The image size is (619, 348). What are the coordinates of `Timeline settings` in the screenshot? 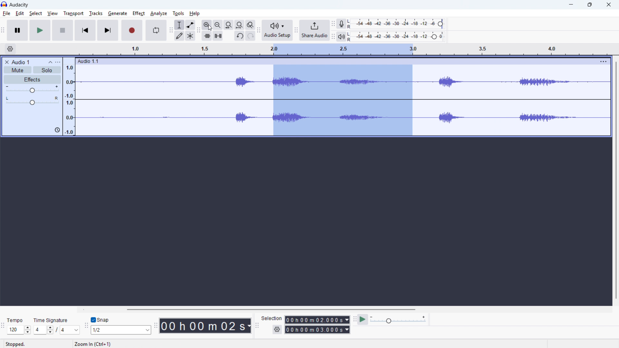 It's located at (10, 49).